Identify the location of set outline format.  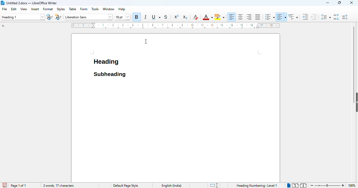
(293, 17).